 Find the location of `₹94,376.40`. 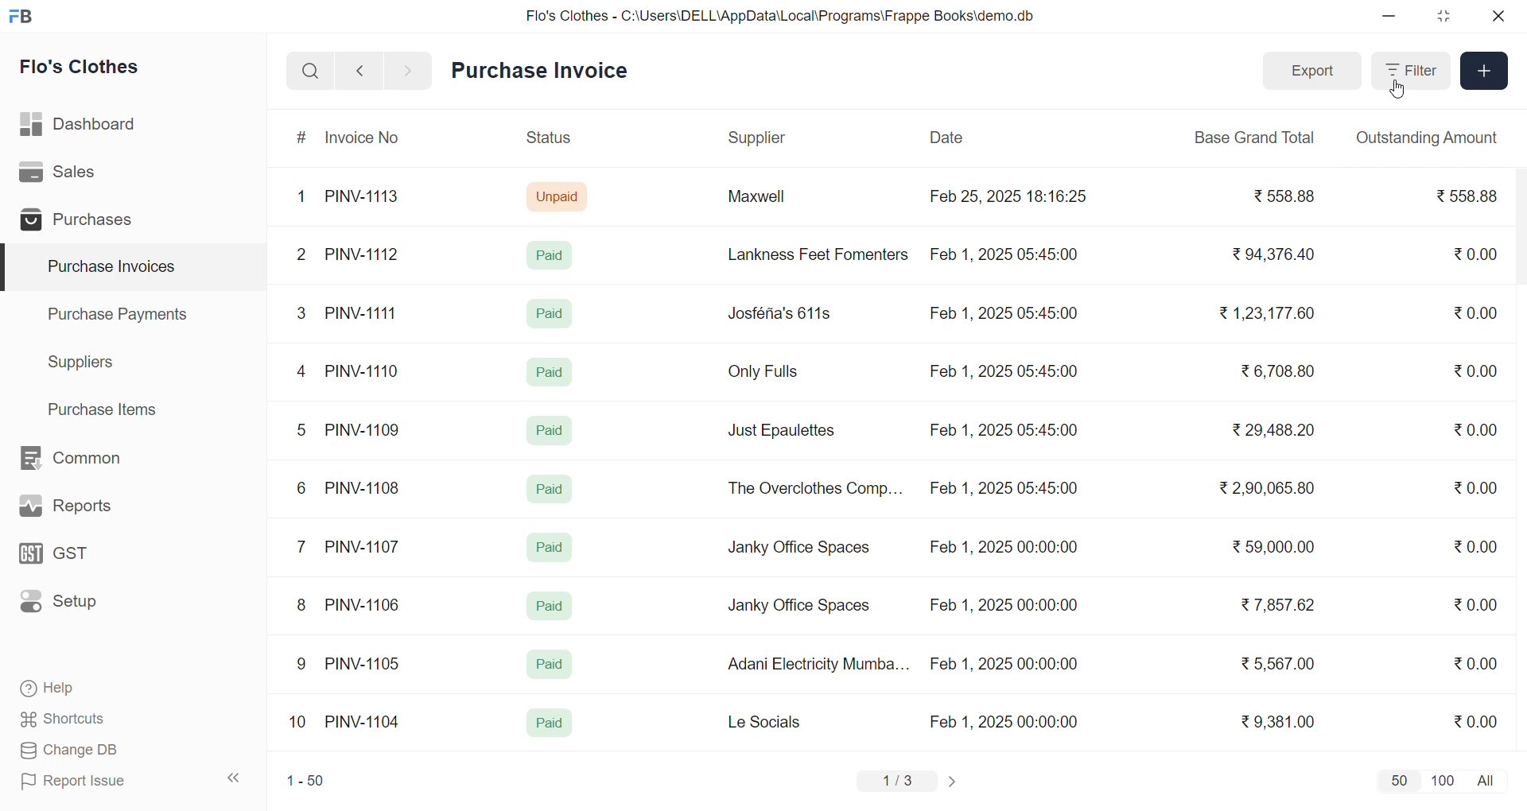

₹94,376.40 is located at coordinates (1269, 255).